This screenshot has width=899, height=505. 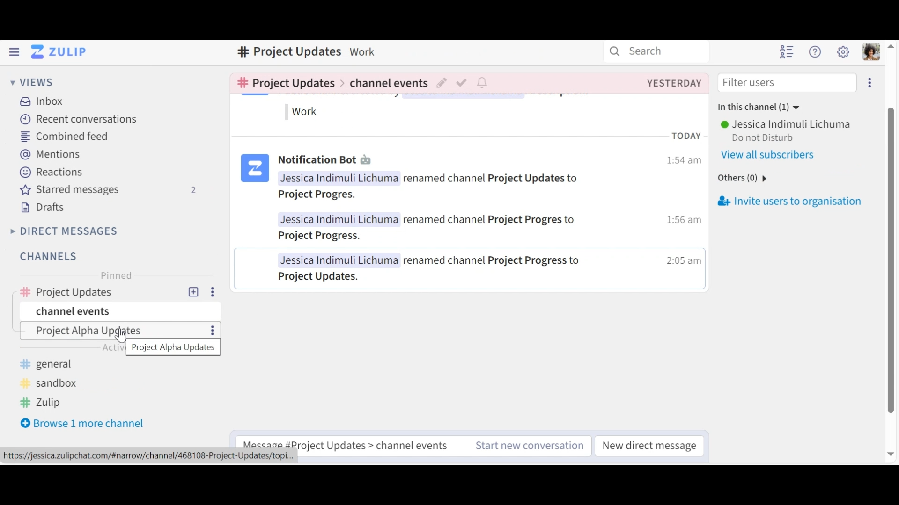 What do you see at coordinates (643, 50) in the screenshot?
I see `Search` at bounding box center [643, 50].